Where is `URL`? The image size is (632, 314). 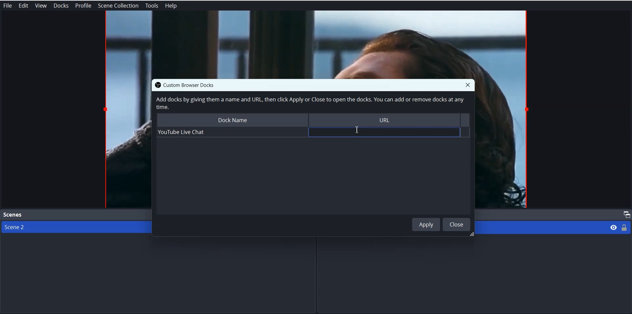
URL is located at coordinates (385, 120).